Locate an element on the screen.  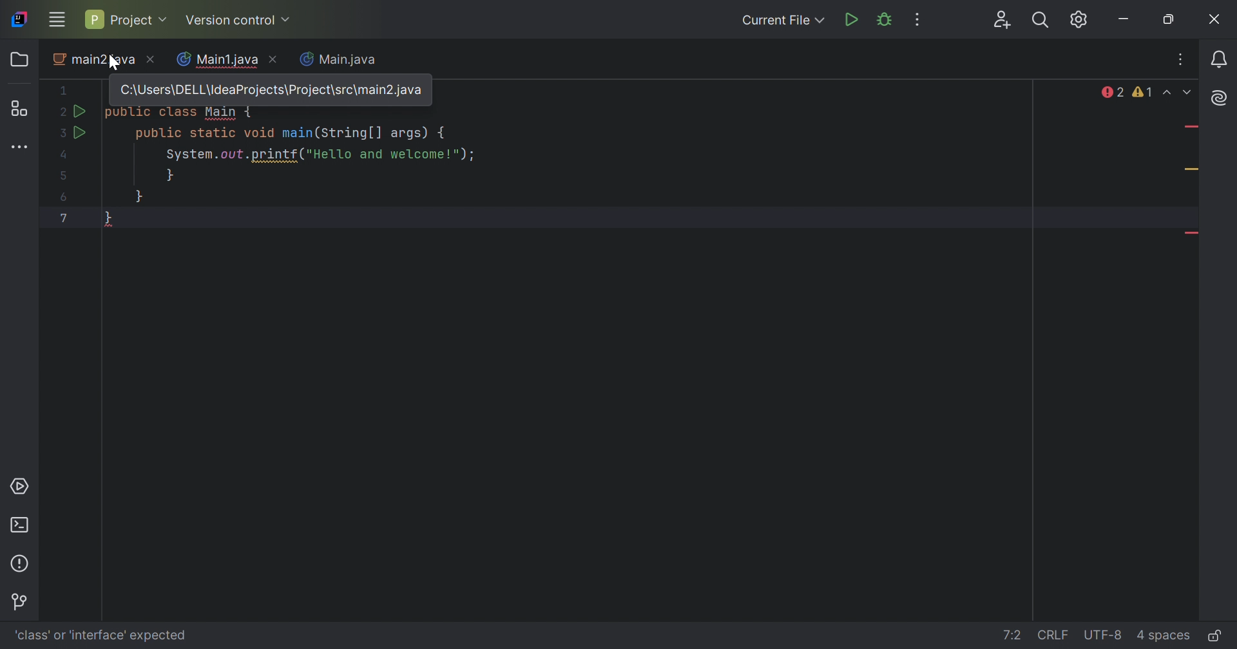
2 is located at coordinates (60, 113).